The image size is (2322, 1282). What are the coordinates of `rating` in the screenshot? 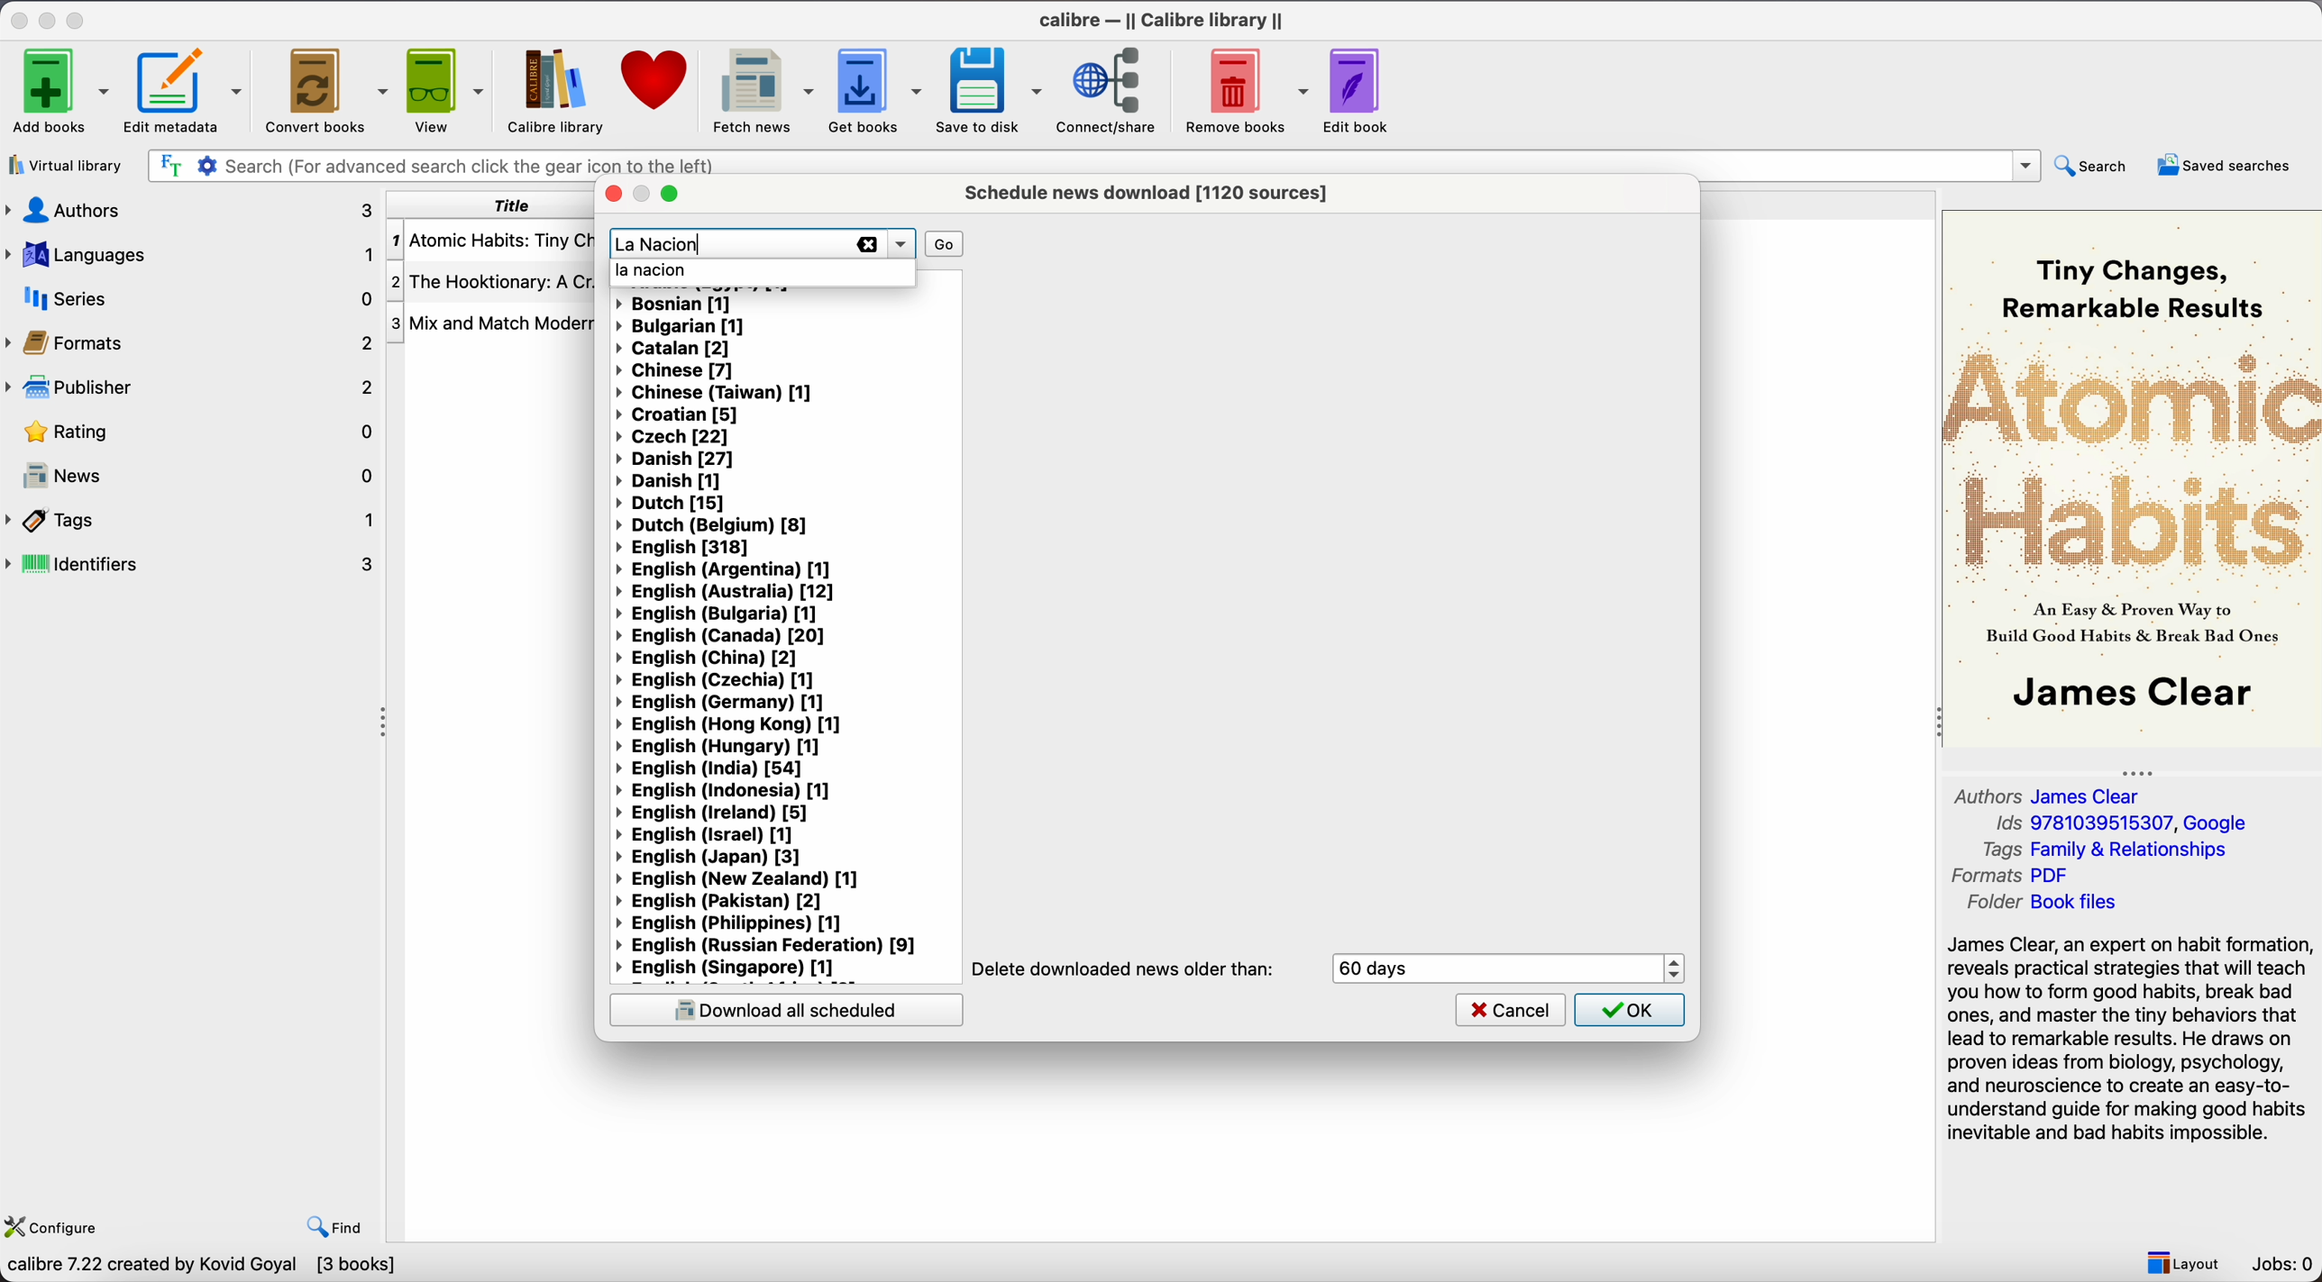 It's located at (188, 432).